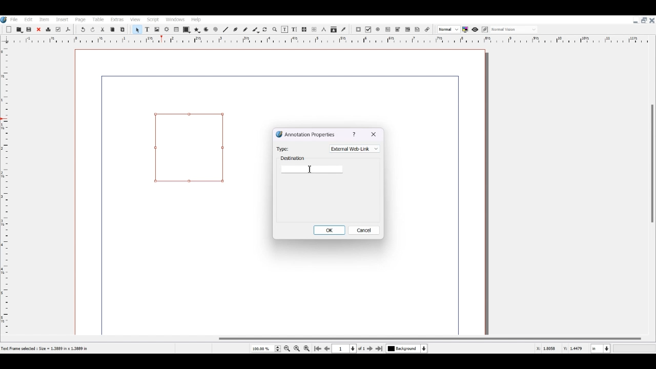 This screenshot has width=656, height=369. Describe the element at coordinates (215, 30) in the screenshot. I see `Spiral` at that location.